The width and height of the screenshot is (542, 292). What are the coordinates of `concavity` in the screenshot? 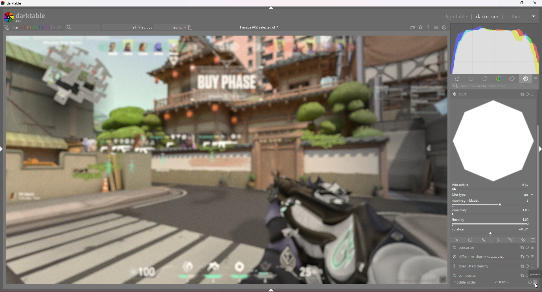 It's located at (493, 212).